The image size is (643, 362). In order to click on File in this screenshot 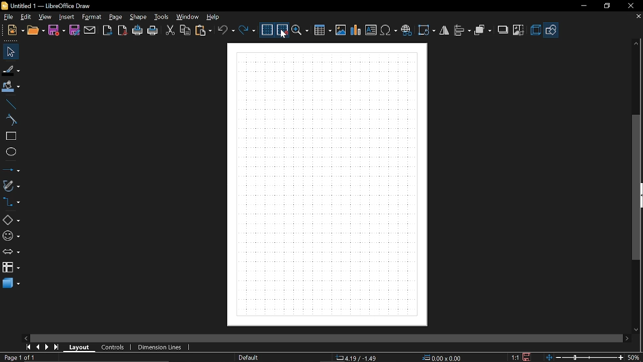, I will do `click(9, 18)`.